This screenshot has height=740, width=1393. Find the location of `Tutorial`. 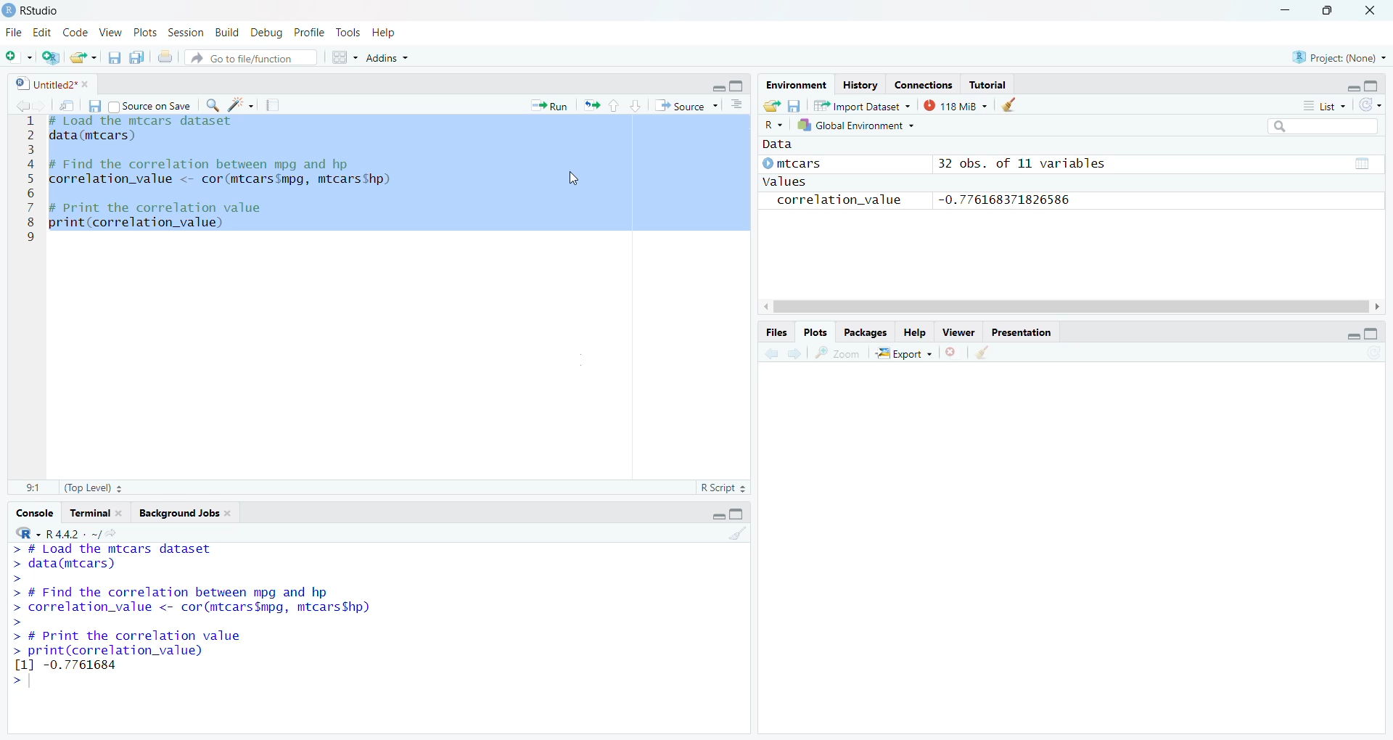

Tutorial is located at coordinates (94, 513).